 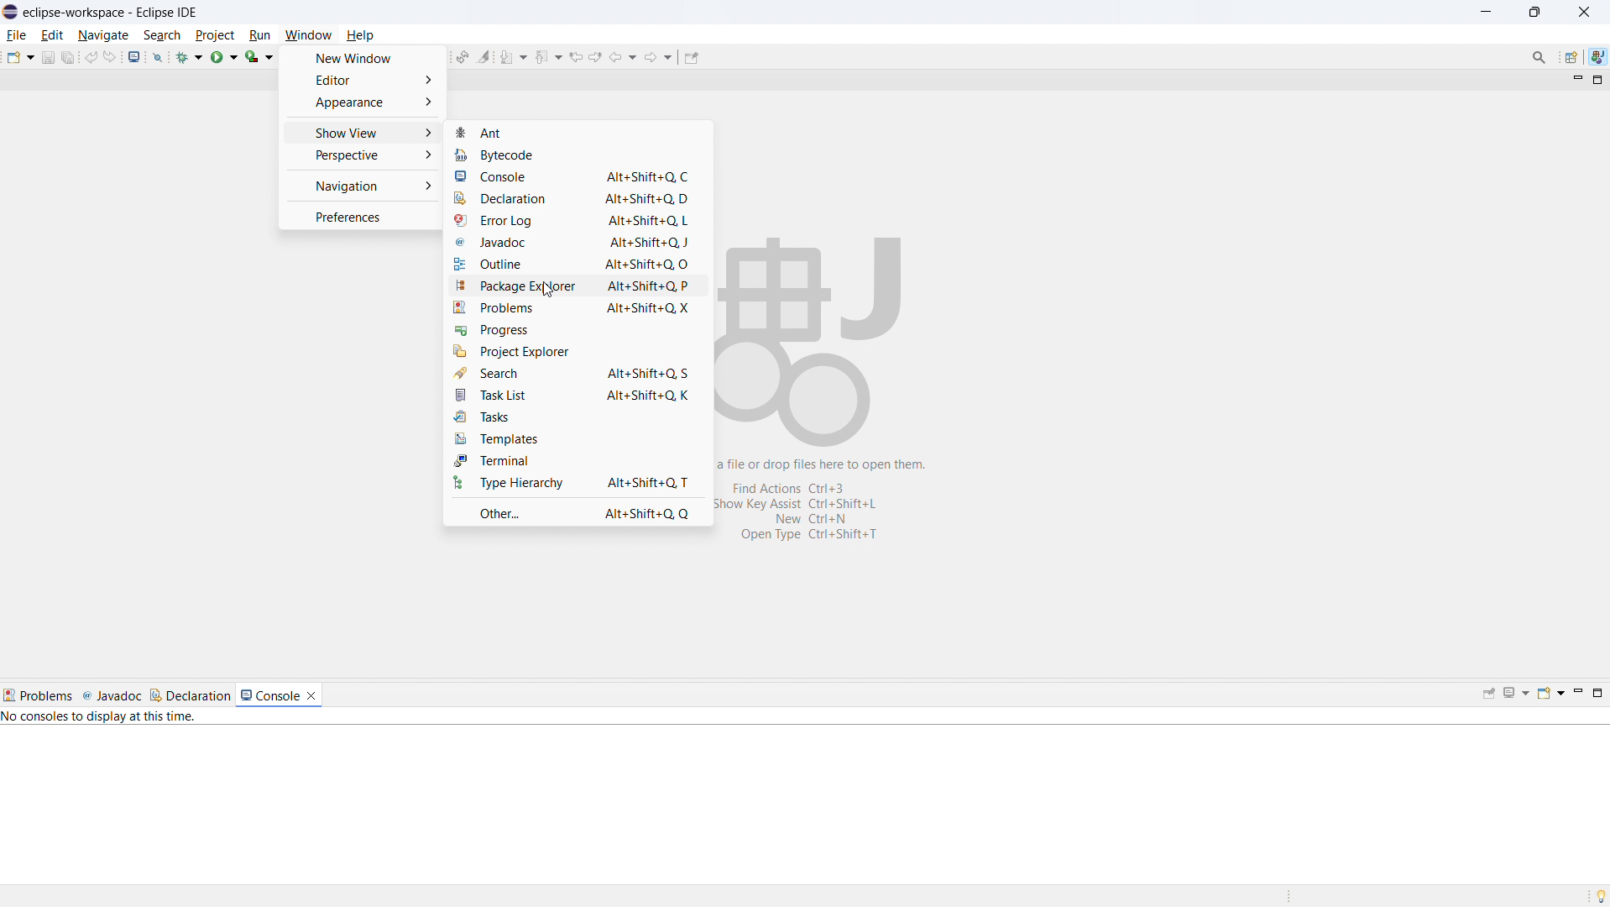 What do you see at coordinates (112, 695) in the screenshot?
I see `javadoc` at bounding box center [112, 695].